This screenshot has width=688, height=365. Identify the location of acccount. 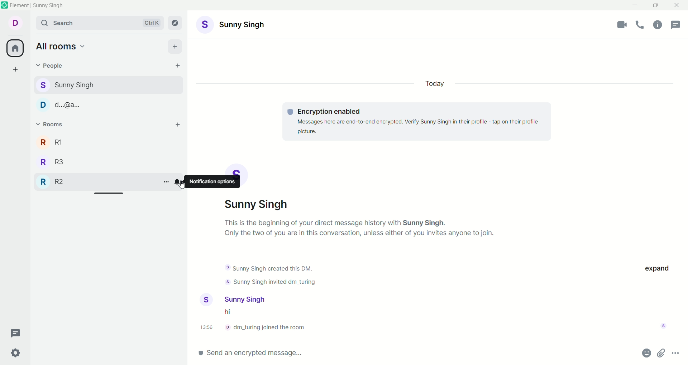
(248, 26).